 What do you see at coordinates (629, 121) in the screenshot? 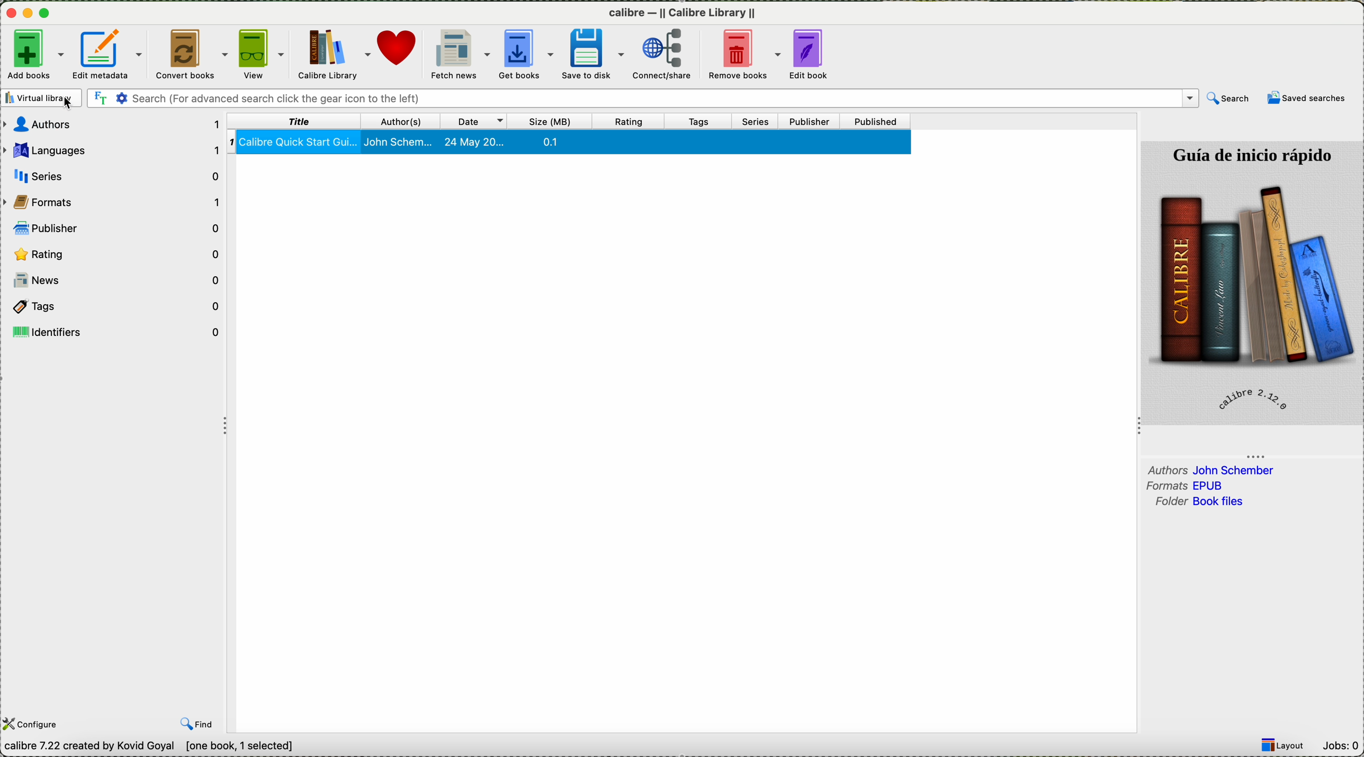
I see `rating` at bounding box center [629, 121].